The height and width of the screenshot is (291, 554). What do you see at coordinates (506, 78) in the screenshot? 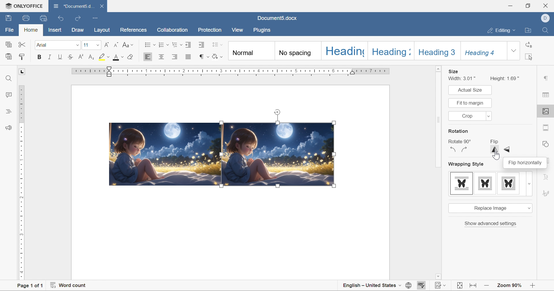
I see `Height: 1.69` at bounding box center [506, 78].